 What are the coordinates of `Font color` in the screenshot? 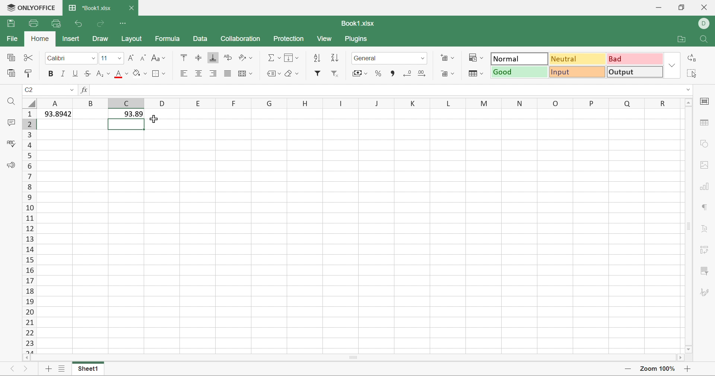 It's located at (121, 74).